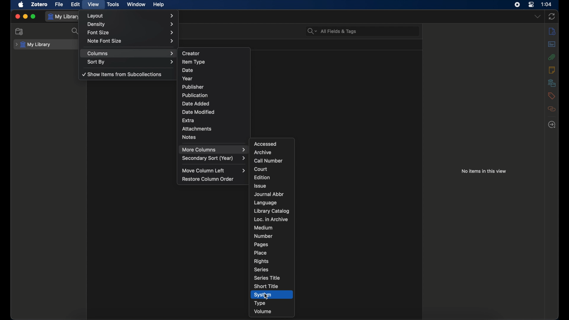 Image resolution: width=569 pixels, height=320 pixels. I want to click on edition, so click(262, 177).